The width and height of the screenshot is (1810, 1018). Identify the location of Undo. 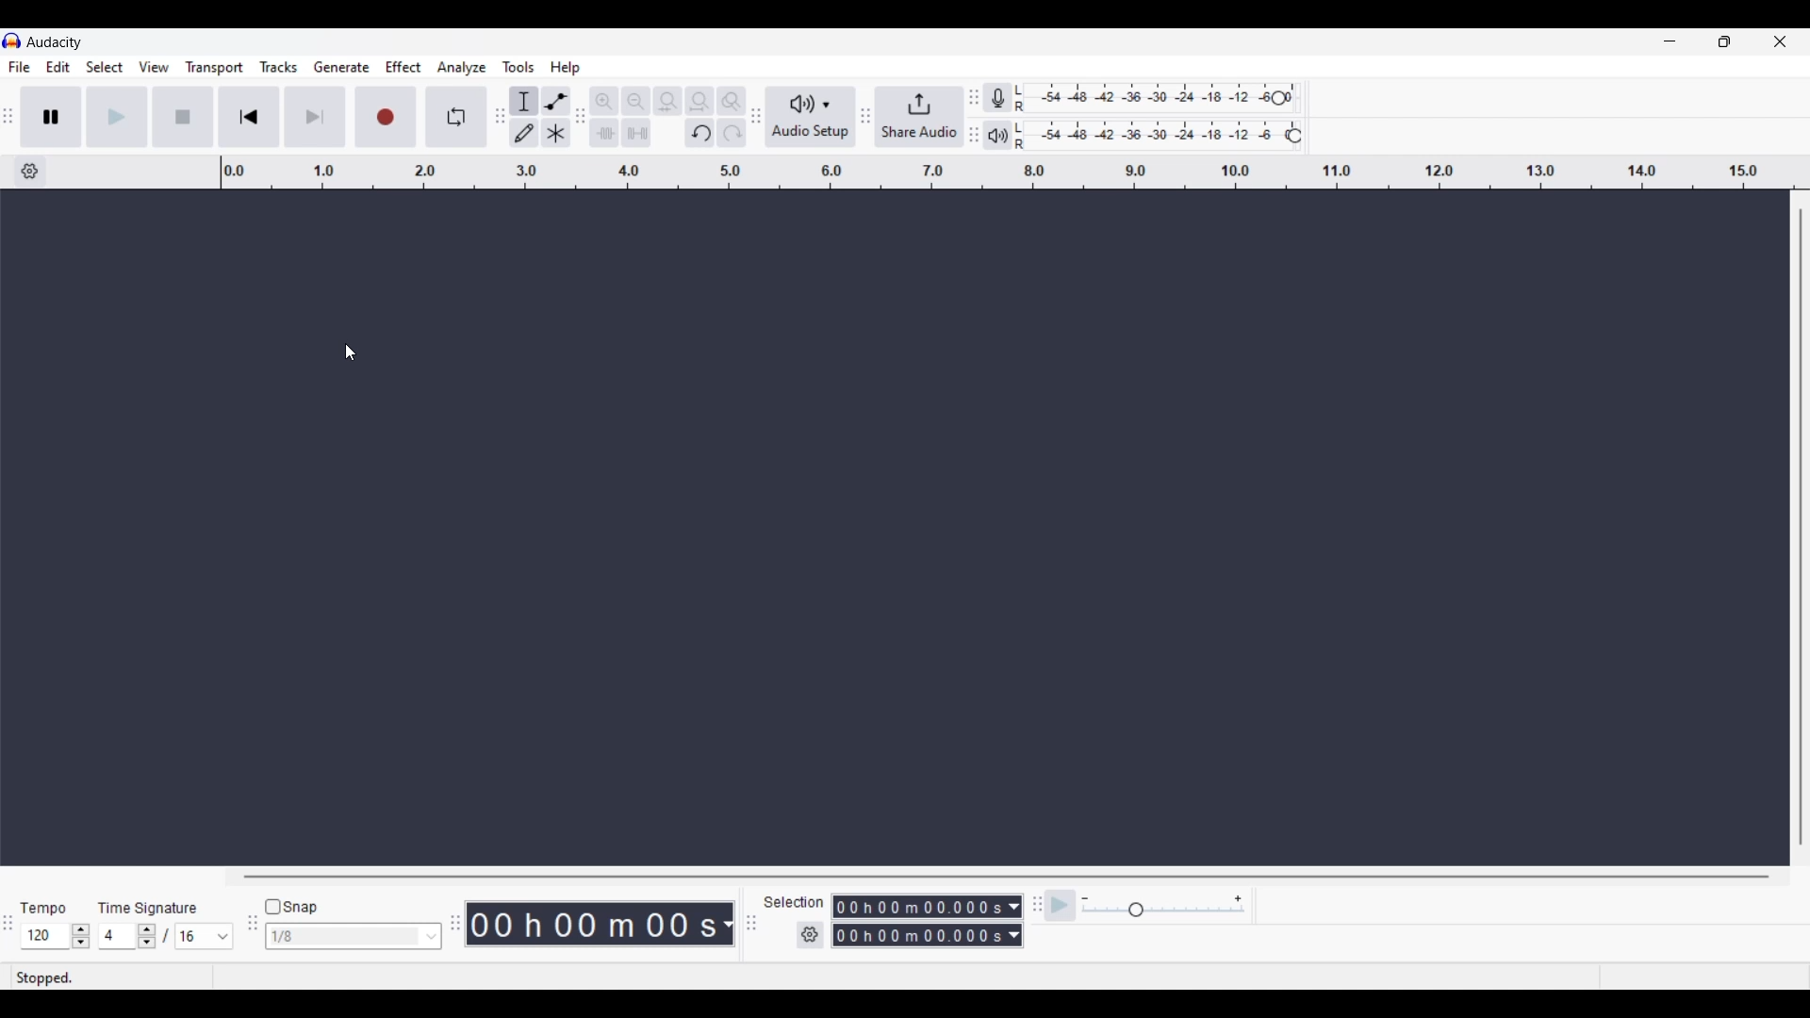
(699, 133).